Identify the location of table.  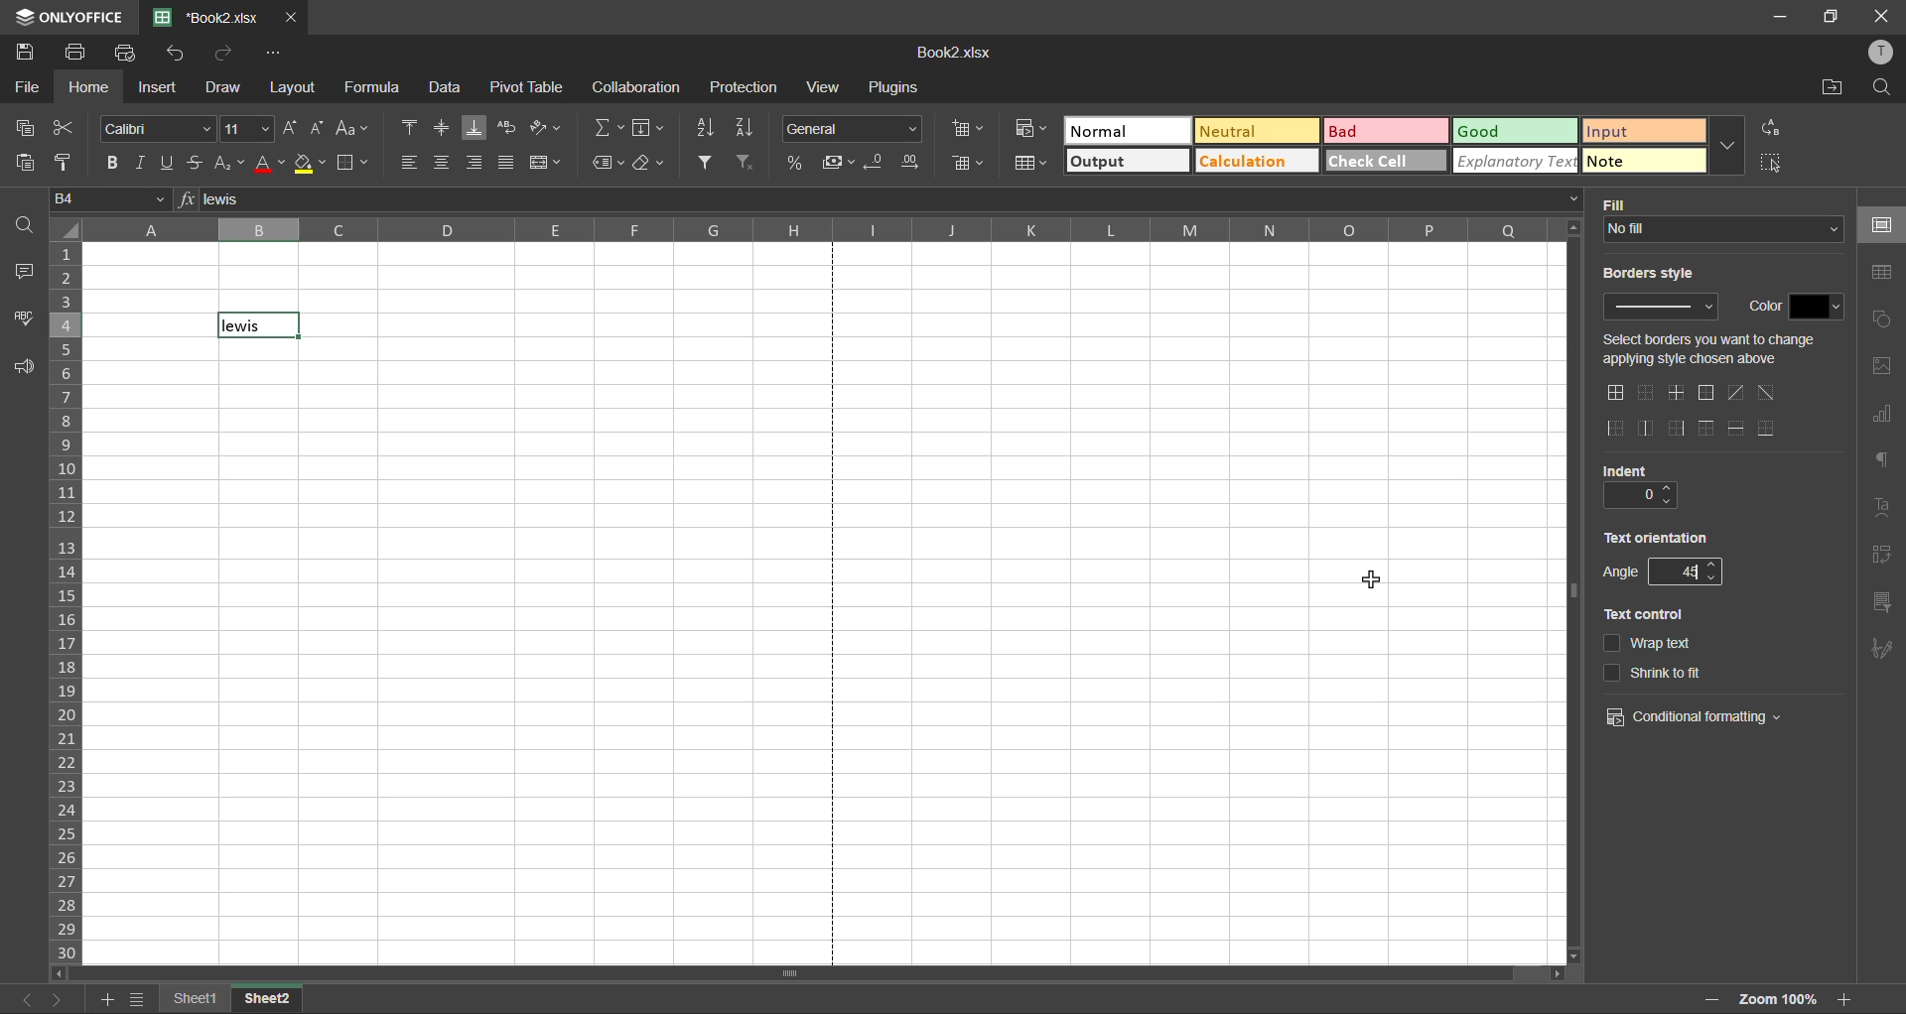
(1882, 275).